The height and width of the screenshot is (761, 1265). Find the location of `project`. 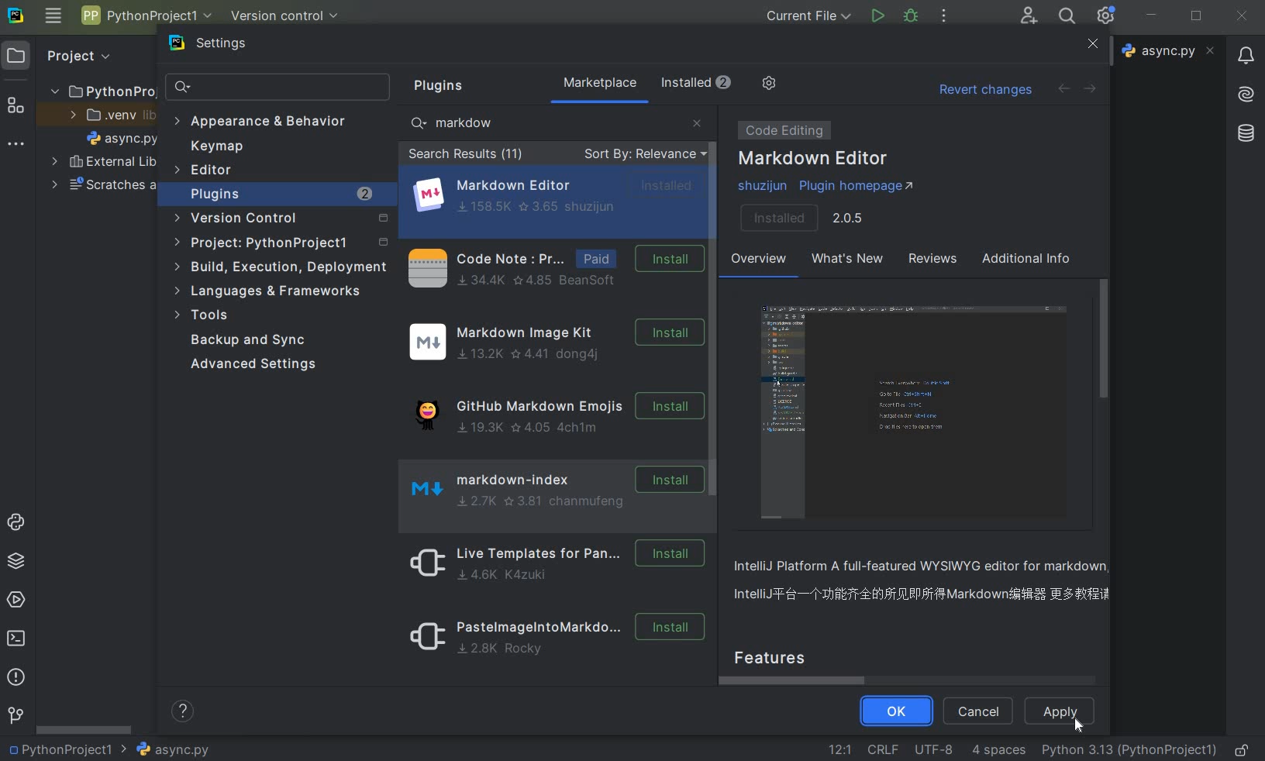

project is located at coordinates (67, 56).